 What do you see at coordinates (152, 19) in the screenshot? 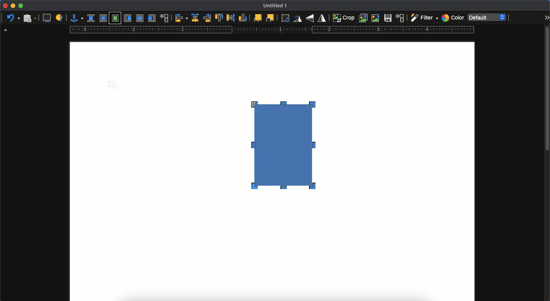
I see `after` at bounding box center [152, 19].